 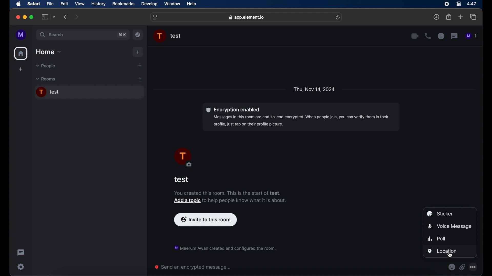 I want to click on notification, so click(x=224, y=247).